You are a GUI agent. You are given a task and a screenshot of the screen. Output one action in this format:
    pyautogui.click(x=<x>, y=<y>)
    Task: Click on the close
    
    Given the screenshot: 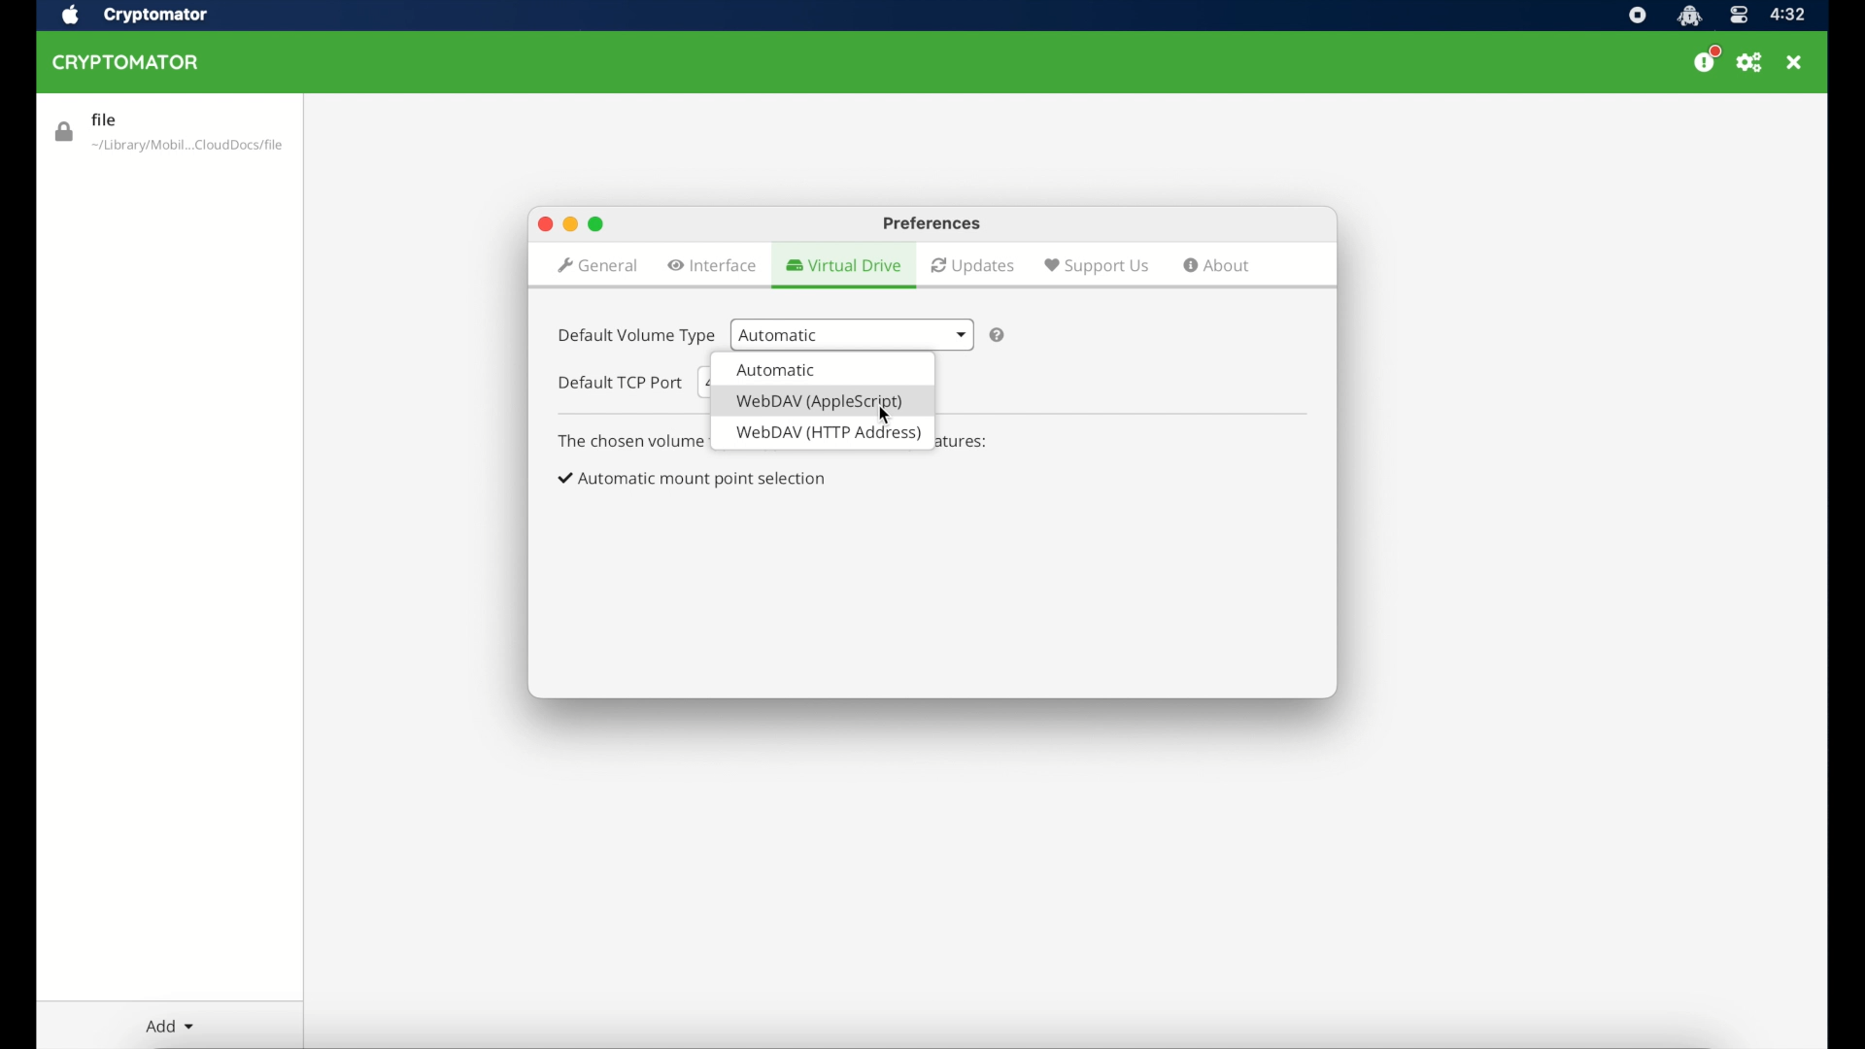 What is the action you would take?
    pyautogui.click(x=1794, y=63)
    